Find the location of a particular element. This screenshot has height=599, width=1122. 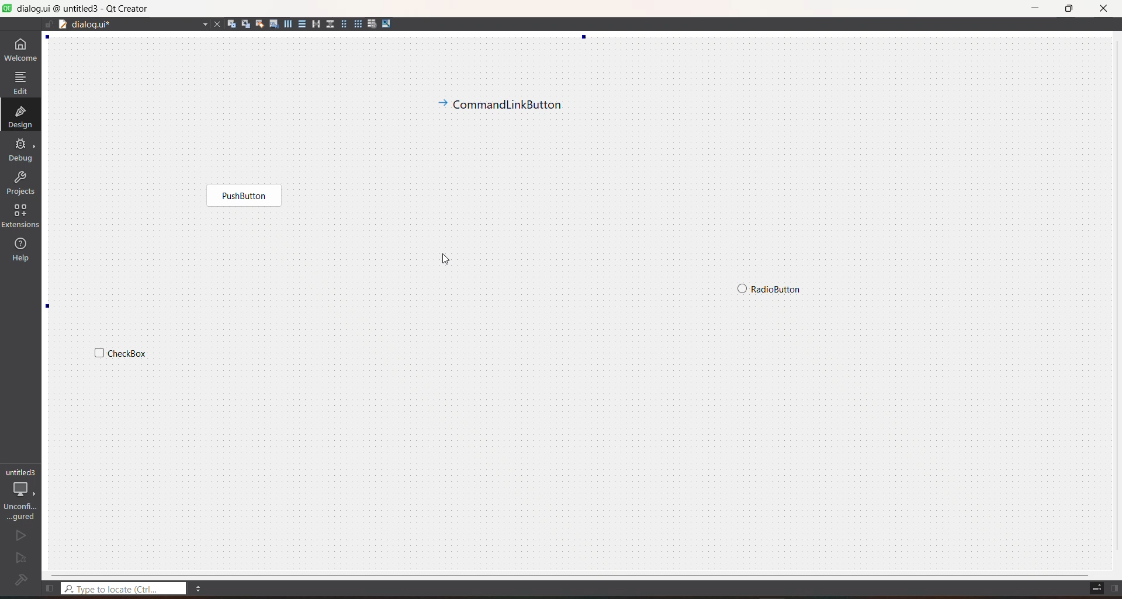

debug is located at coordinates (20, 150).